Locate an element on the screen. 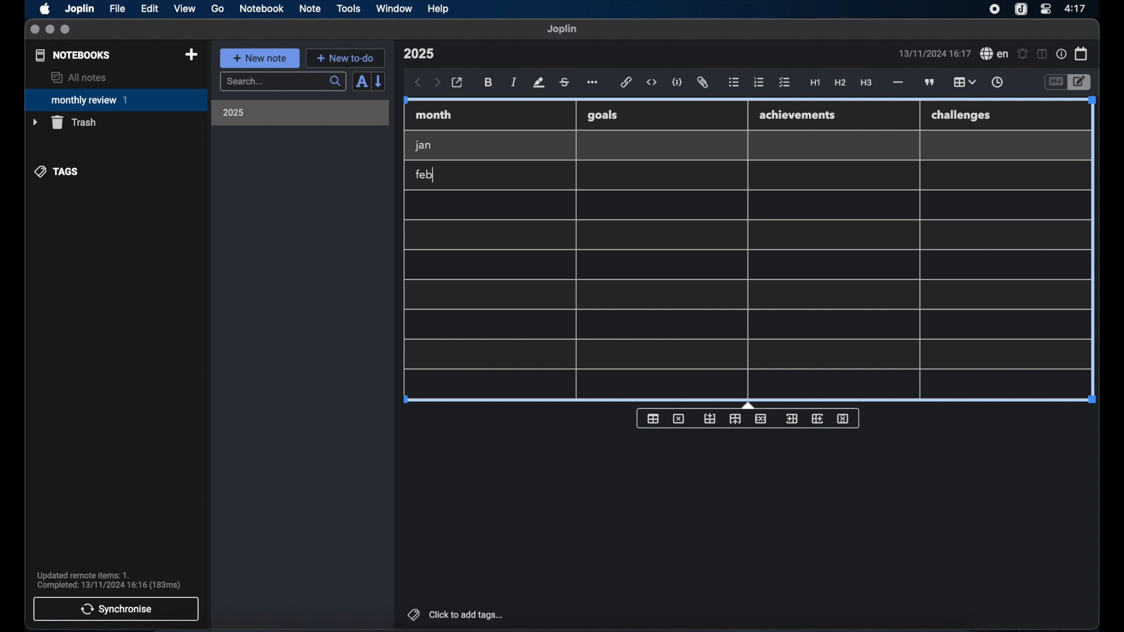 The width and height of the screenshot is (1124, 632). inline code is located at coordinates (652, 83).